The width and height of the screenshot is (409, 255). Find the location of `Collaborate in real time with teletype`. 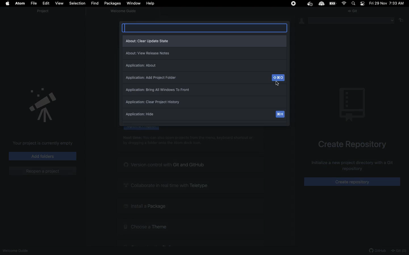

Collaborate in real time with teletype is located at coordinates (191, 186).